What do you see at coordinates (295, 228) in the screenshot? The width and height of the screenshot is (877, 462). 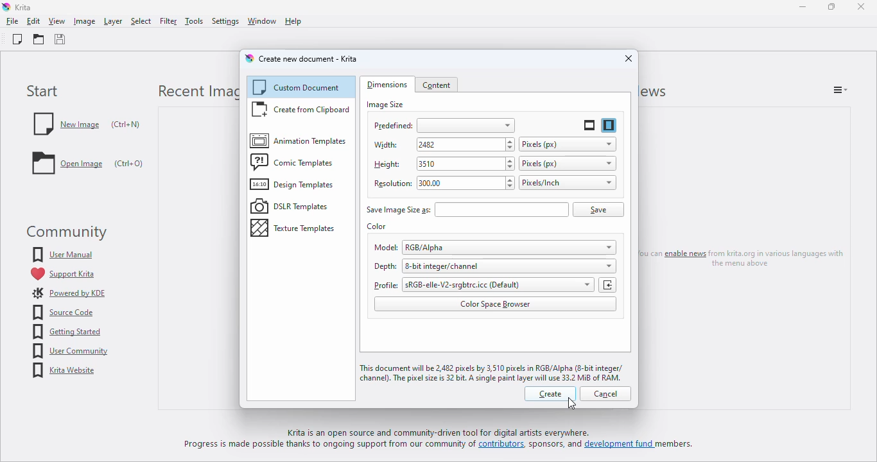 I see `texture templates` at bounding box center [295, 228].